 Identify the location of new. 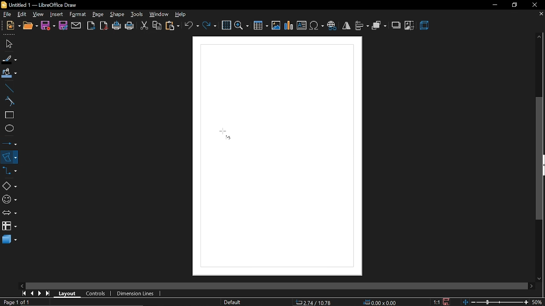
(14, 25).